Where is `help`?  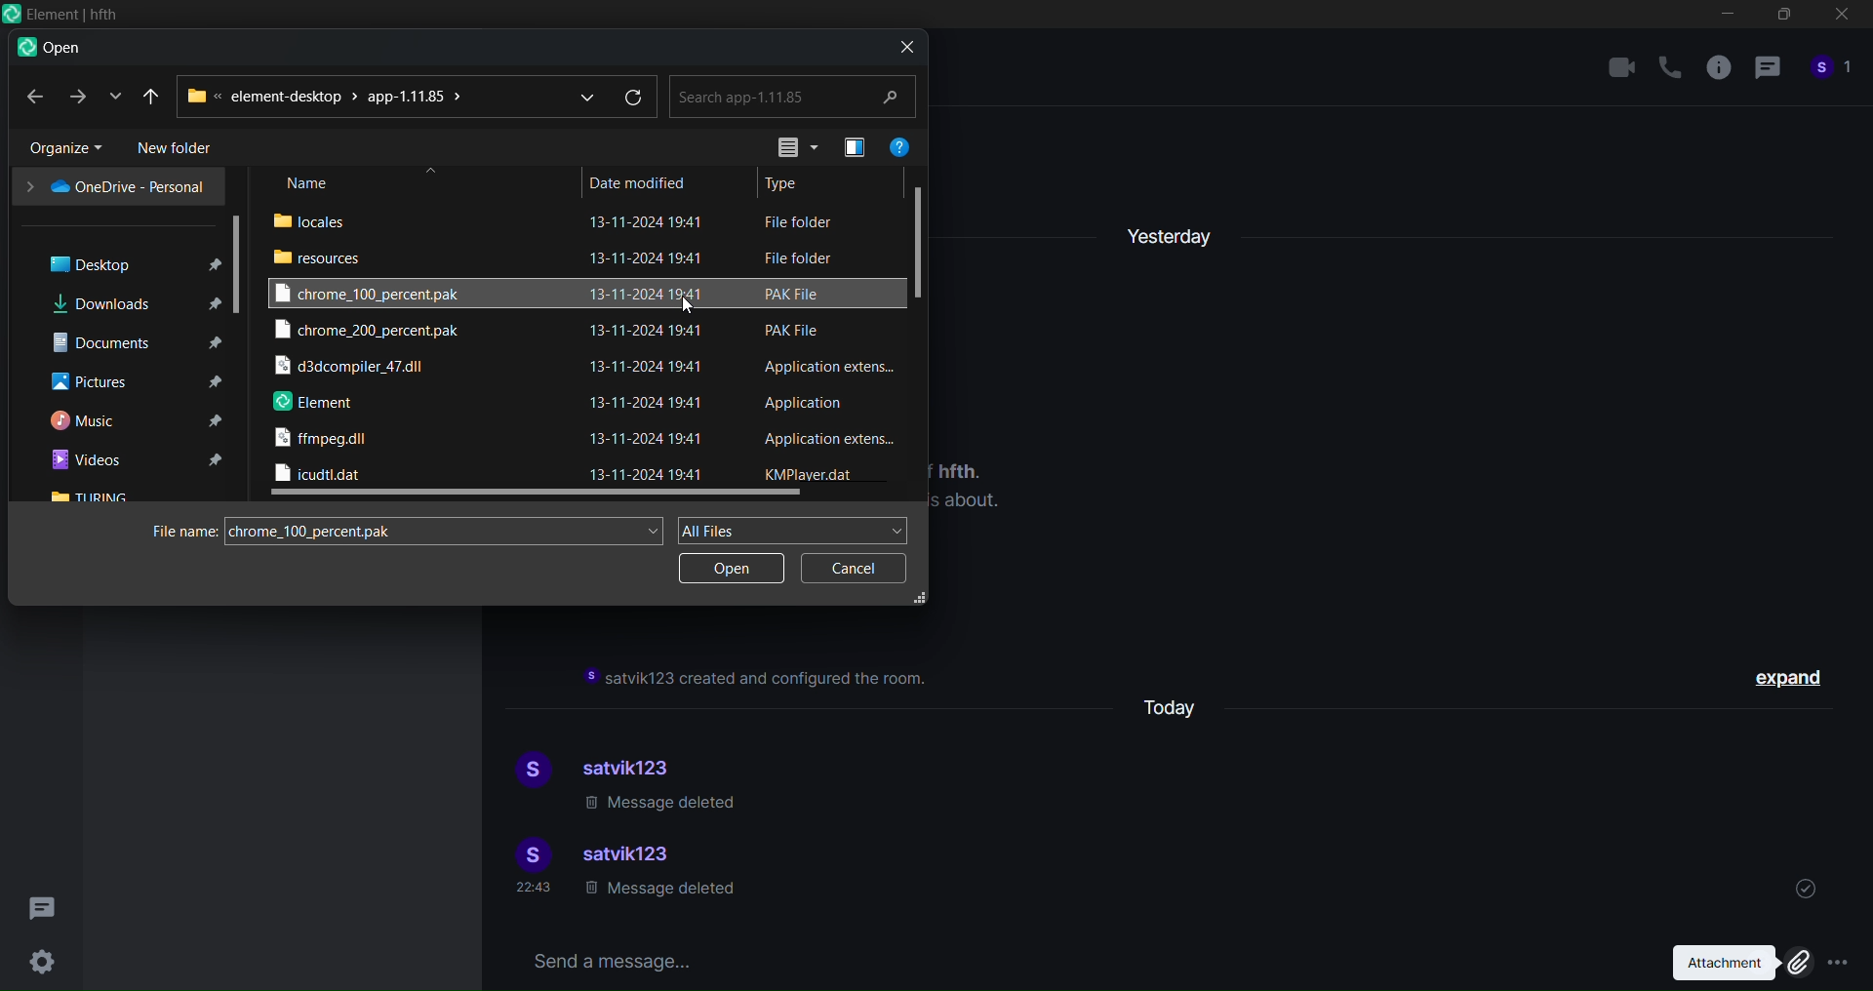 help is located at coordinates (900, 143).